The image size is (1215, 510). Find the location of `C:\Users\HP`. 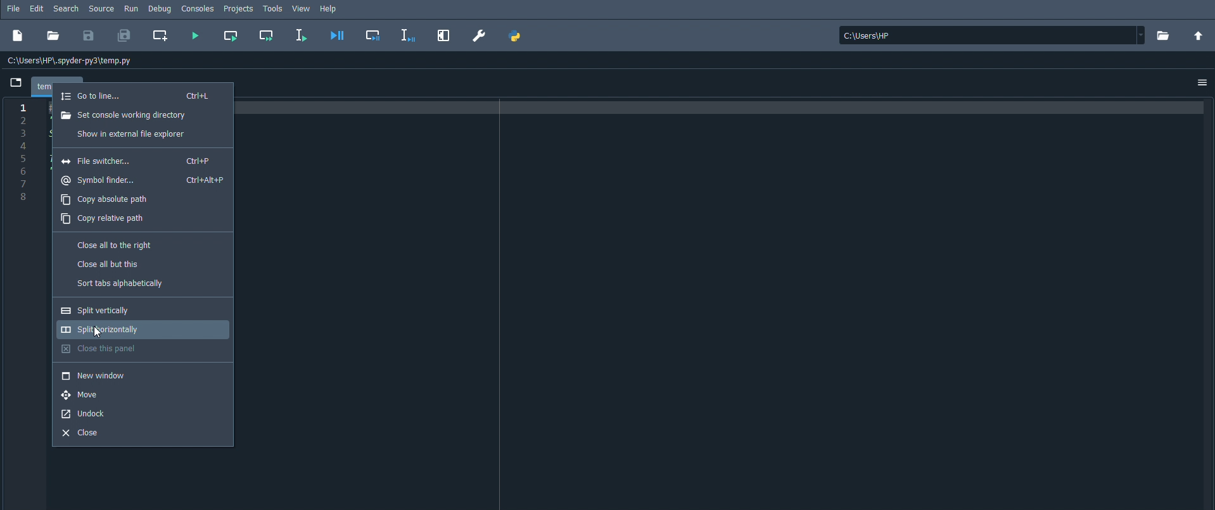

C:\Users\HP is located at coordinates (992, 35).